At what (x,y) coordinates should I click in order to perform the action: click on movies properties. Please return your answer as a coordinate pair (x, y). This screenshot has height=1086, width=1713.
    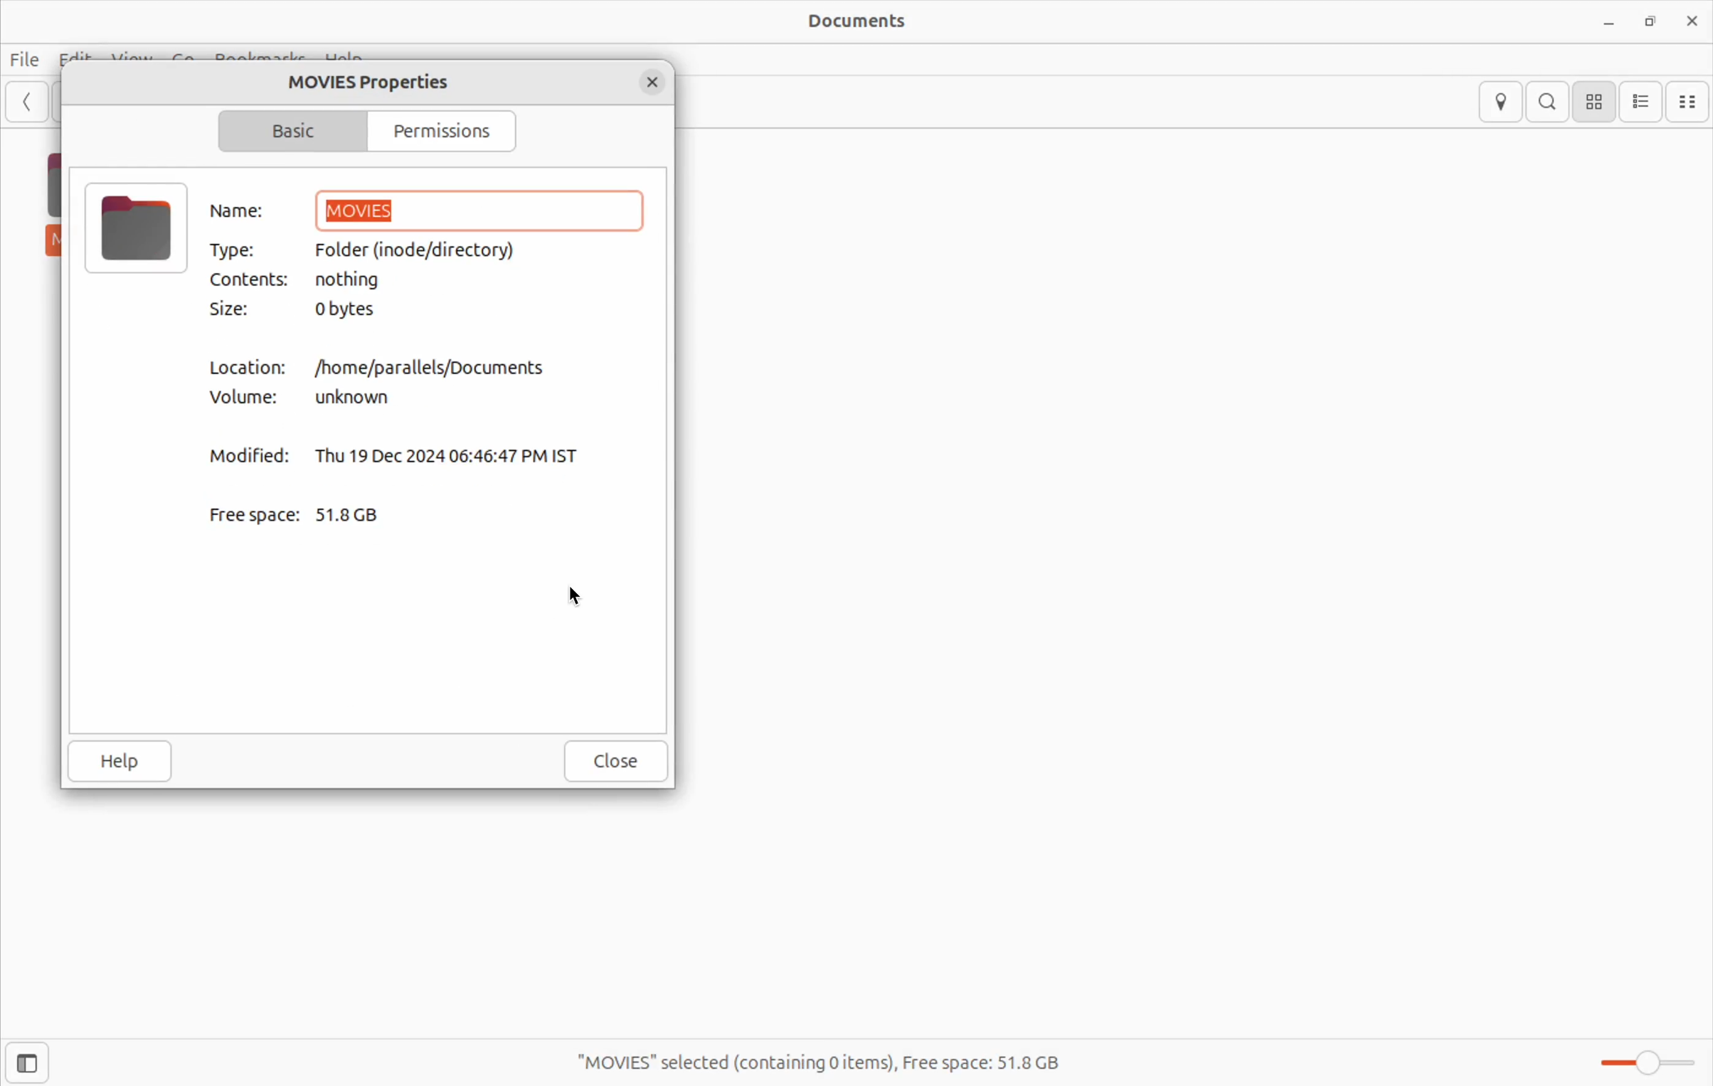
    Looking at the image, I should click on (372, 80).